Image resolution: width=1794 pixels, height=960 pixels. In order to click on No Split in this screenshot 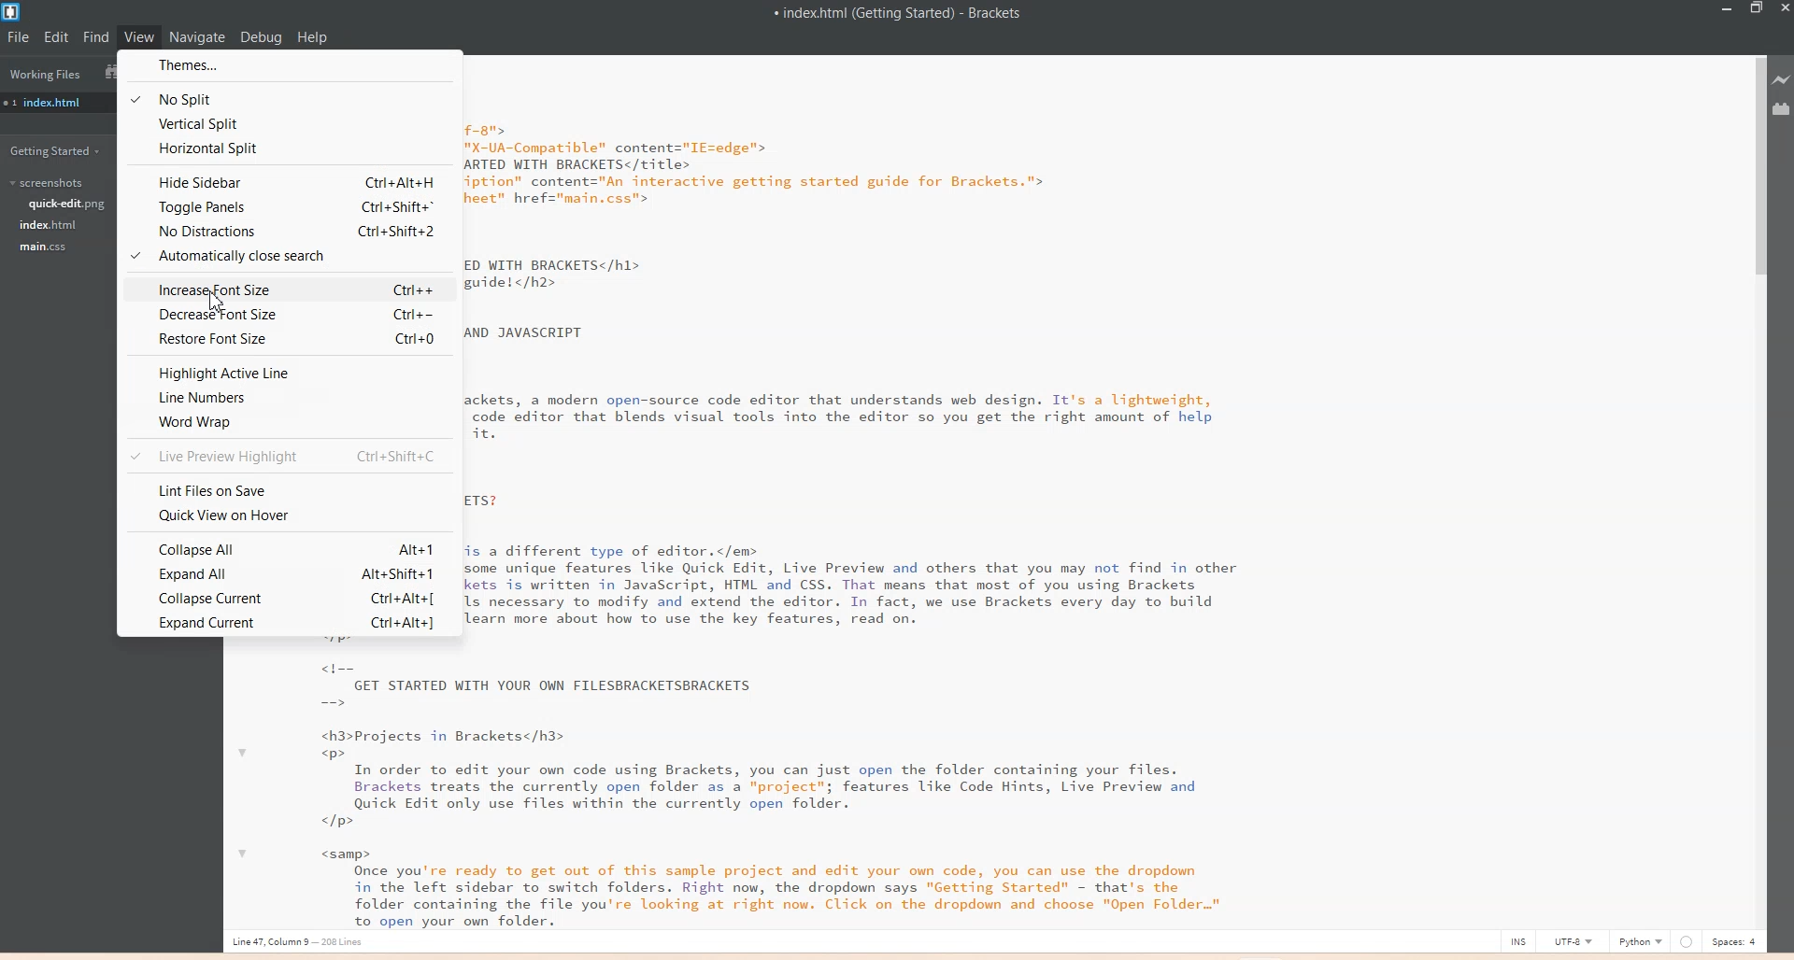, I will do `click(290, 94)`.